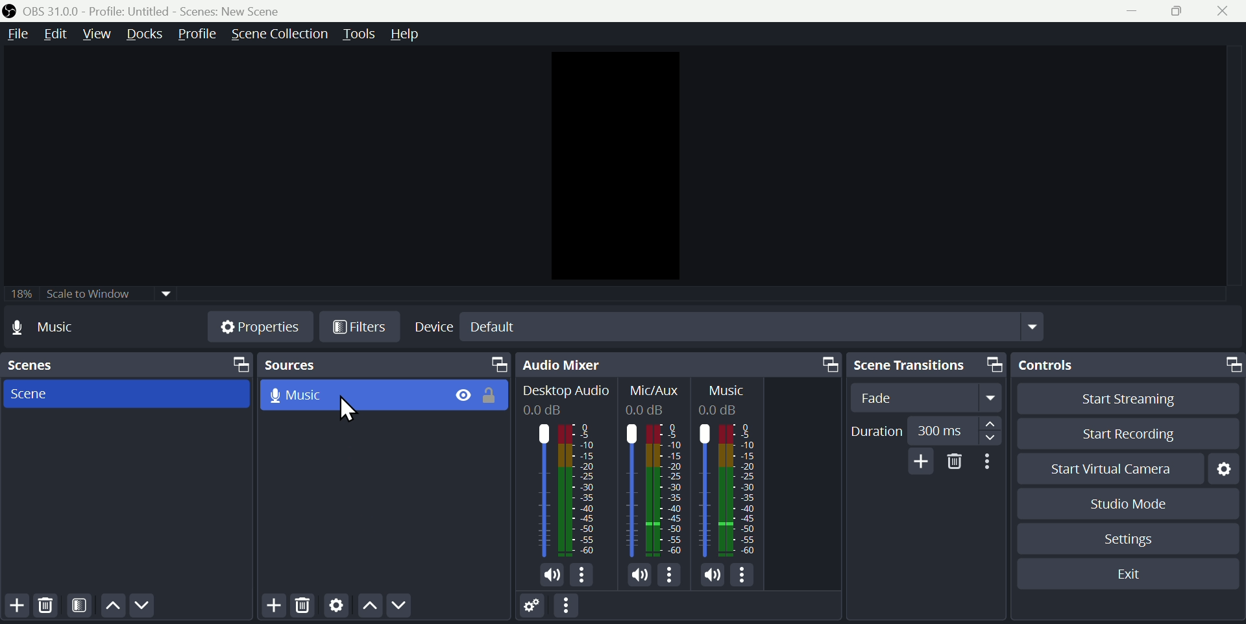 The image size is (1246, 624). Describe the element at coordinates (990, 462) in the screenshot. I see `More options` at that location.